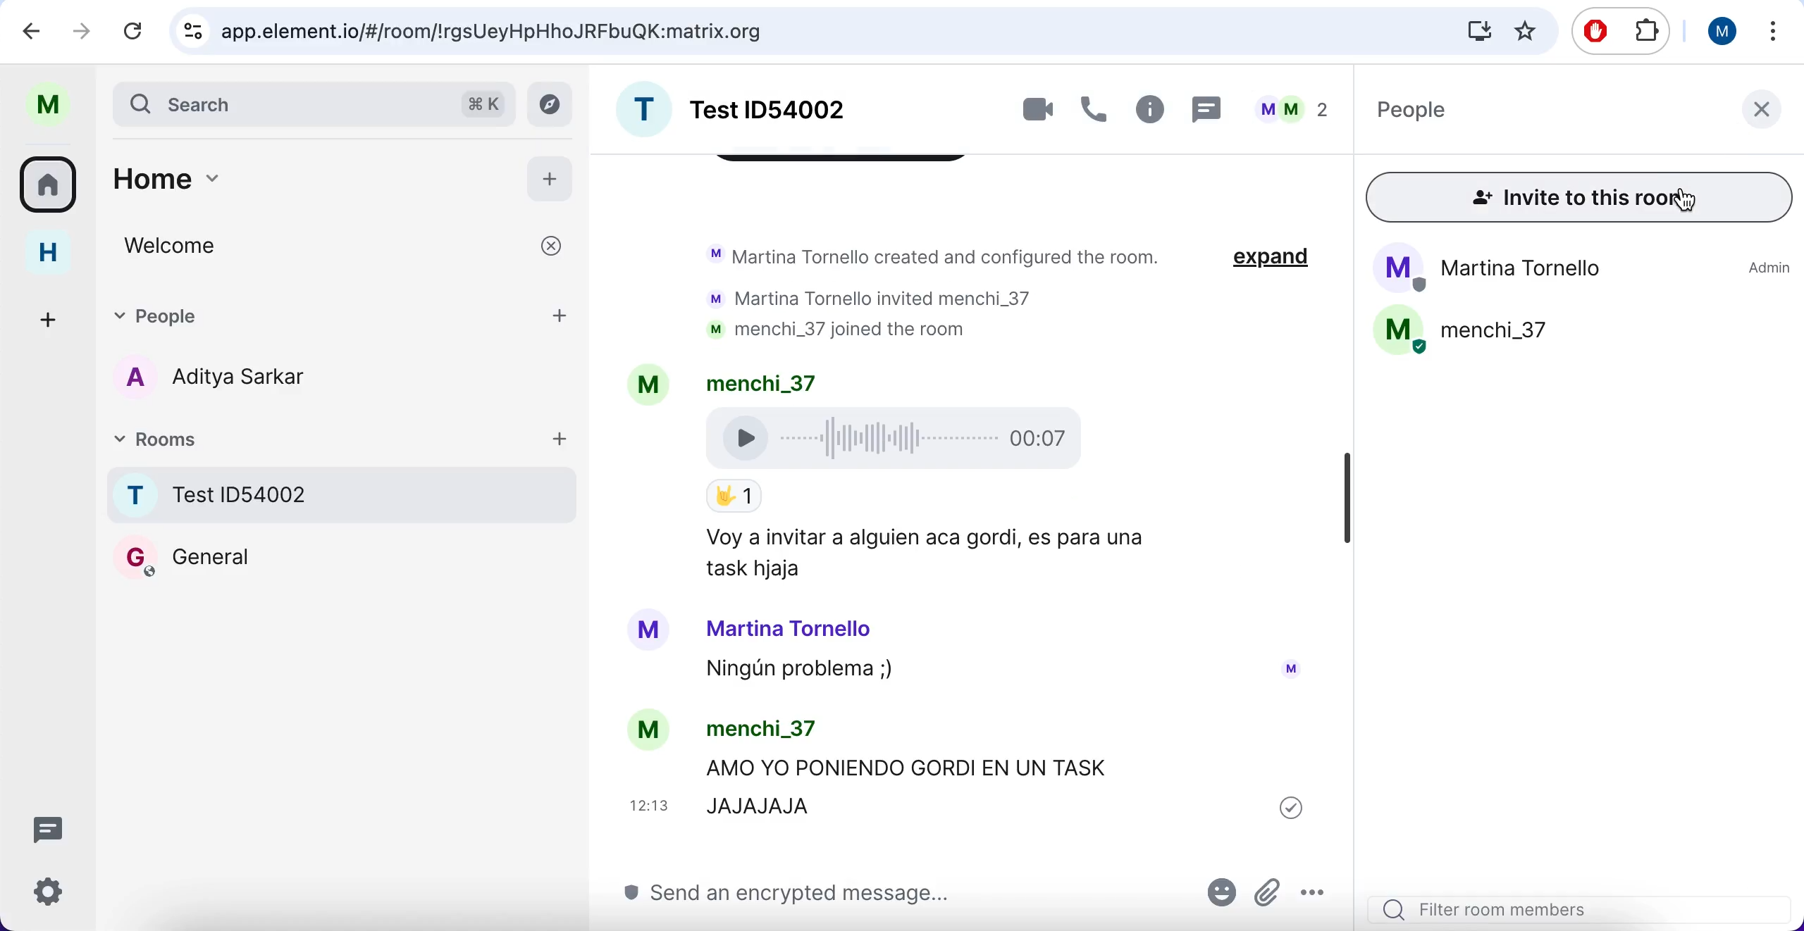  Describe the element at coordinates (1095, 113) in the screenshot. I see `call` at that location.